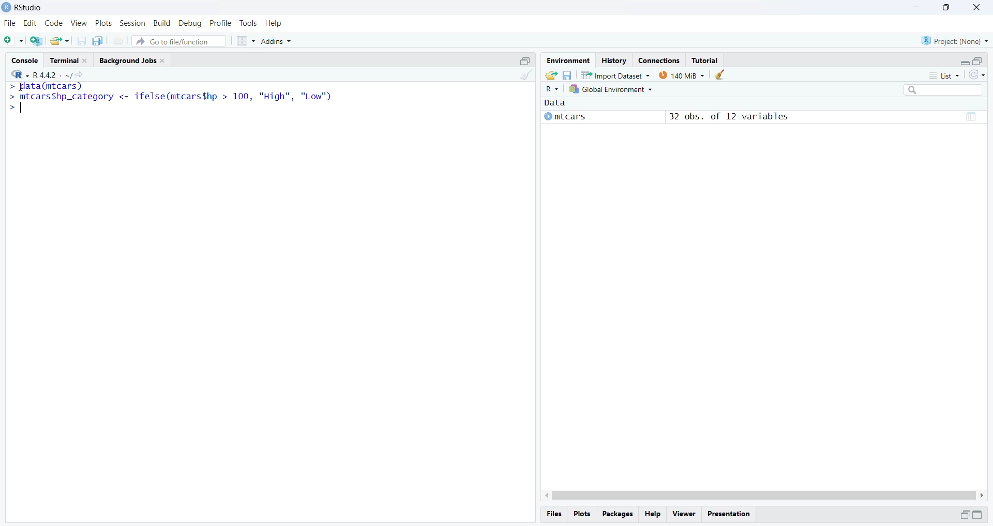 Image resolution: width=993 pixels, height=526 pixels. I want to click on Maximize, so click(945, 8).